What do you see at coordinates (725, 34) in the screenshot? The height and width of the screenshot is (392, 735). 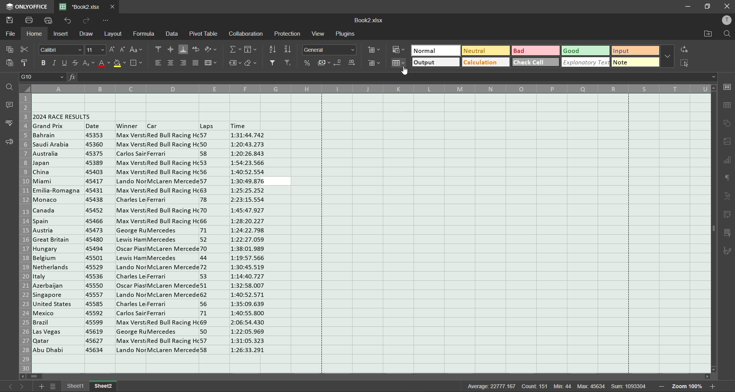 I see `find` at bounding box center [725, 34].